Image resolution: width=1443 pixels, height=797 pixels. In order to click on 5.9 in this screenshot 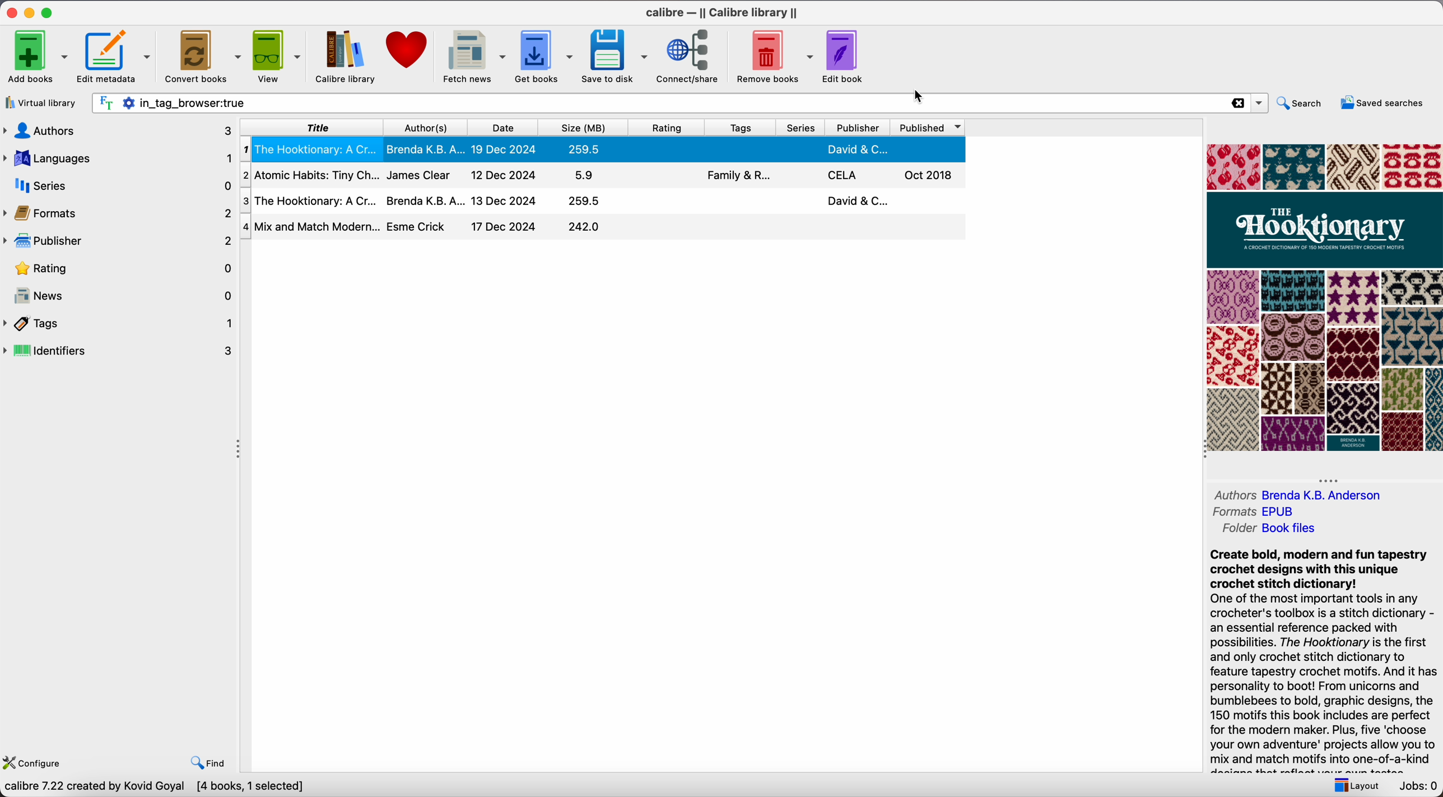, I will do `click(586, 175)`.